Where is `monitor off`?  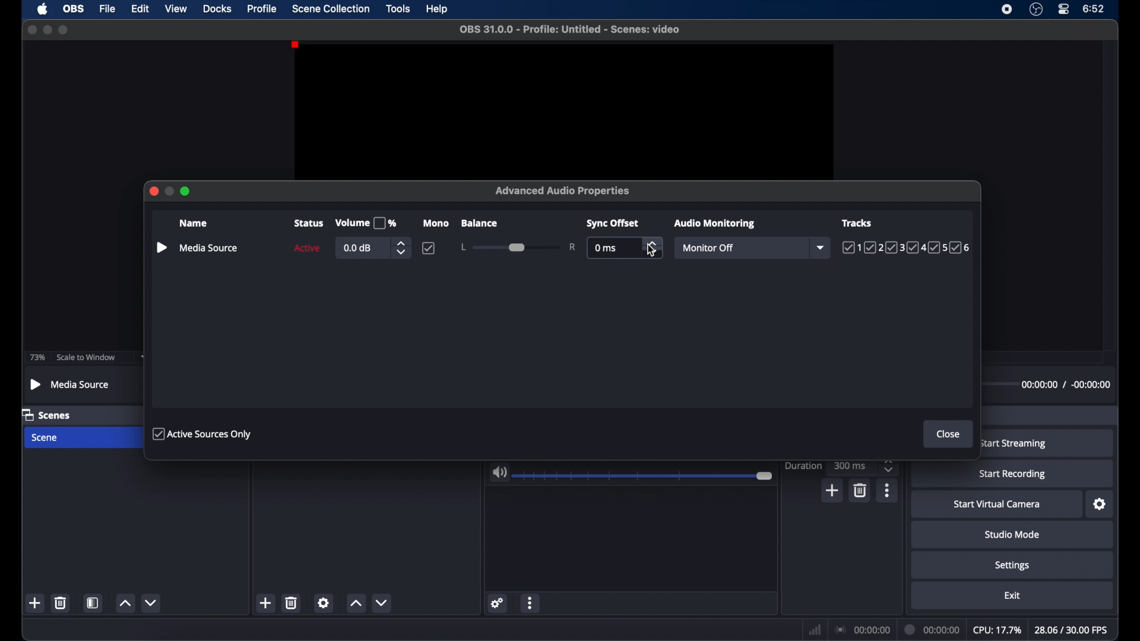 monitor off is located at coordinates (708, 248).